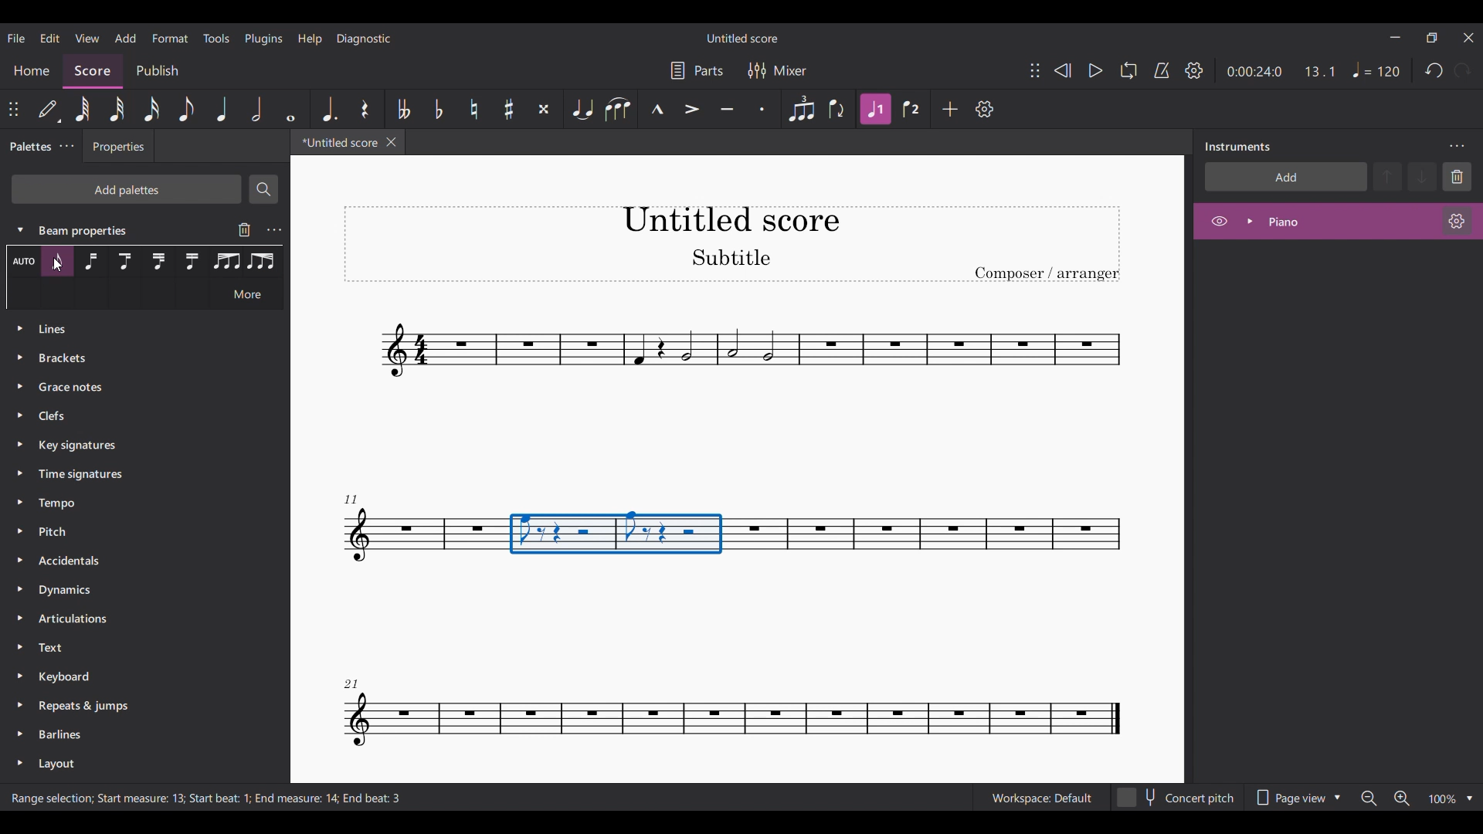 Image resolution: width=1483 pixels, height=834 pixels. What do you see at coordinates (741, 38) in the screenshot?
I see `Untitled score` at bounding box center [741, 38].